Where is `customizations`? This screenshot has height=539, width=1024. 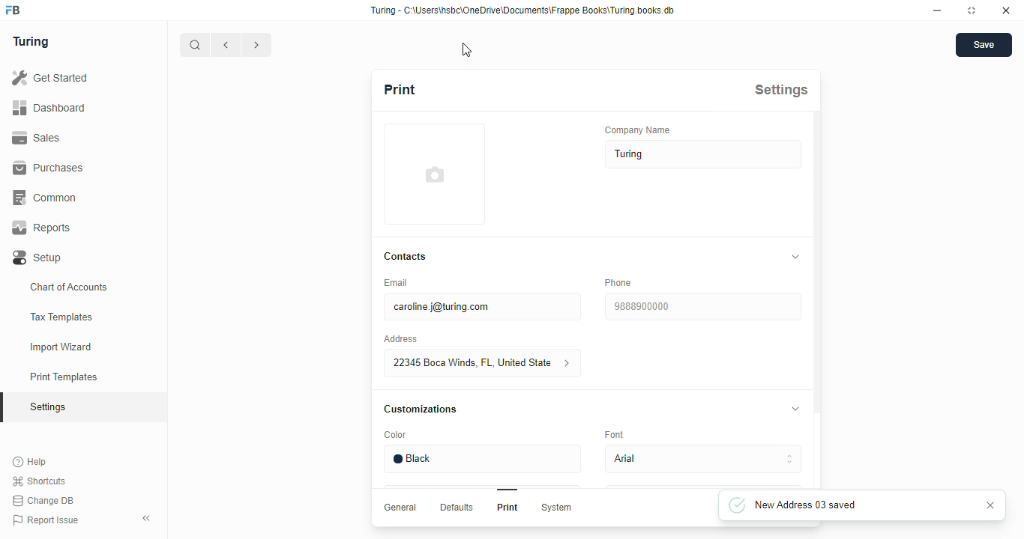
customizations is located at coordinates (420, 409).